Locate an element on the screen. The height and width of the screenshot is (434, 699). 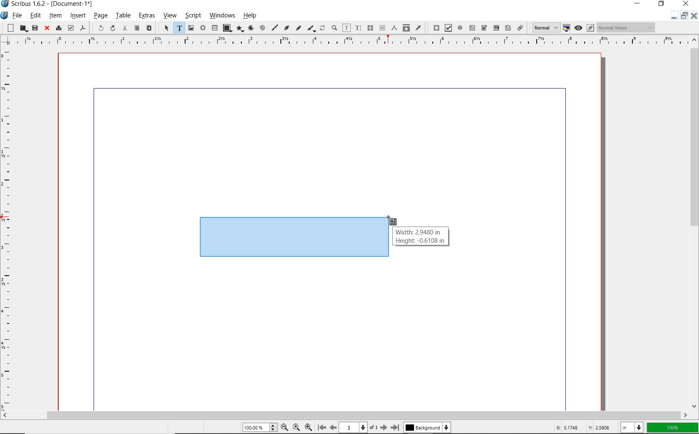
link text frames is located at coordinates (369, 28).